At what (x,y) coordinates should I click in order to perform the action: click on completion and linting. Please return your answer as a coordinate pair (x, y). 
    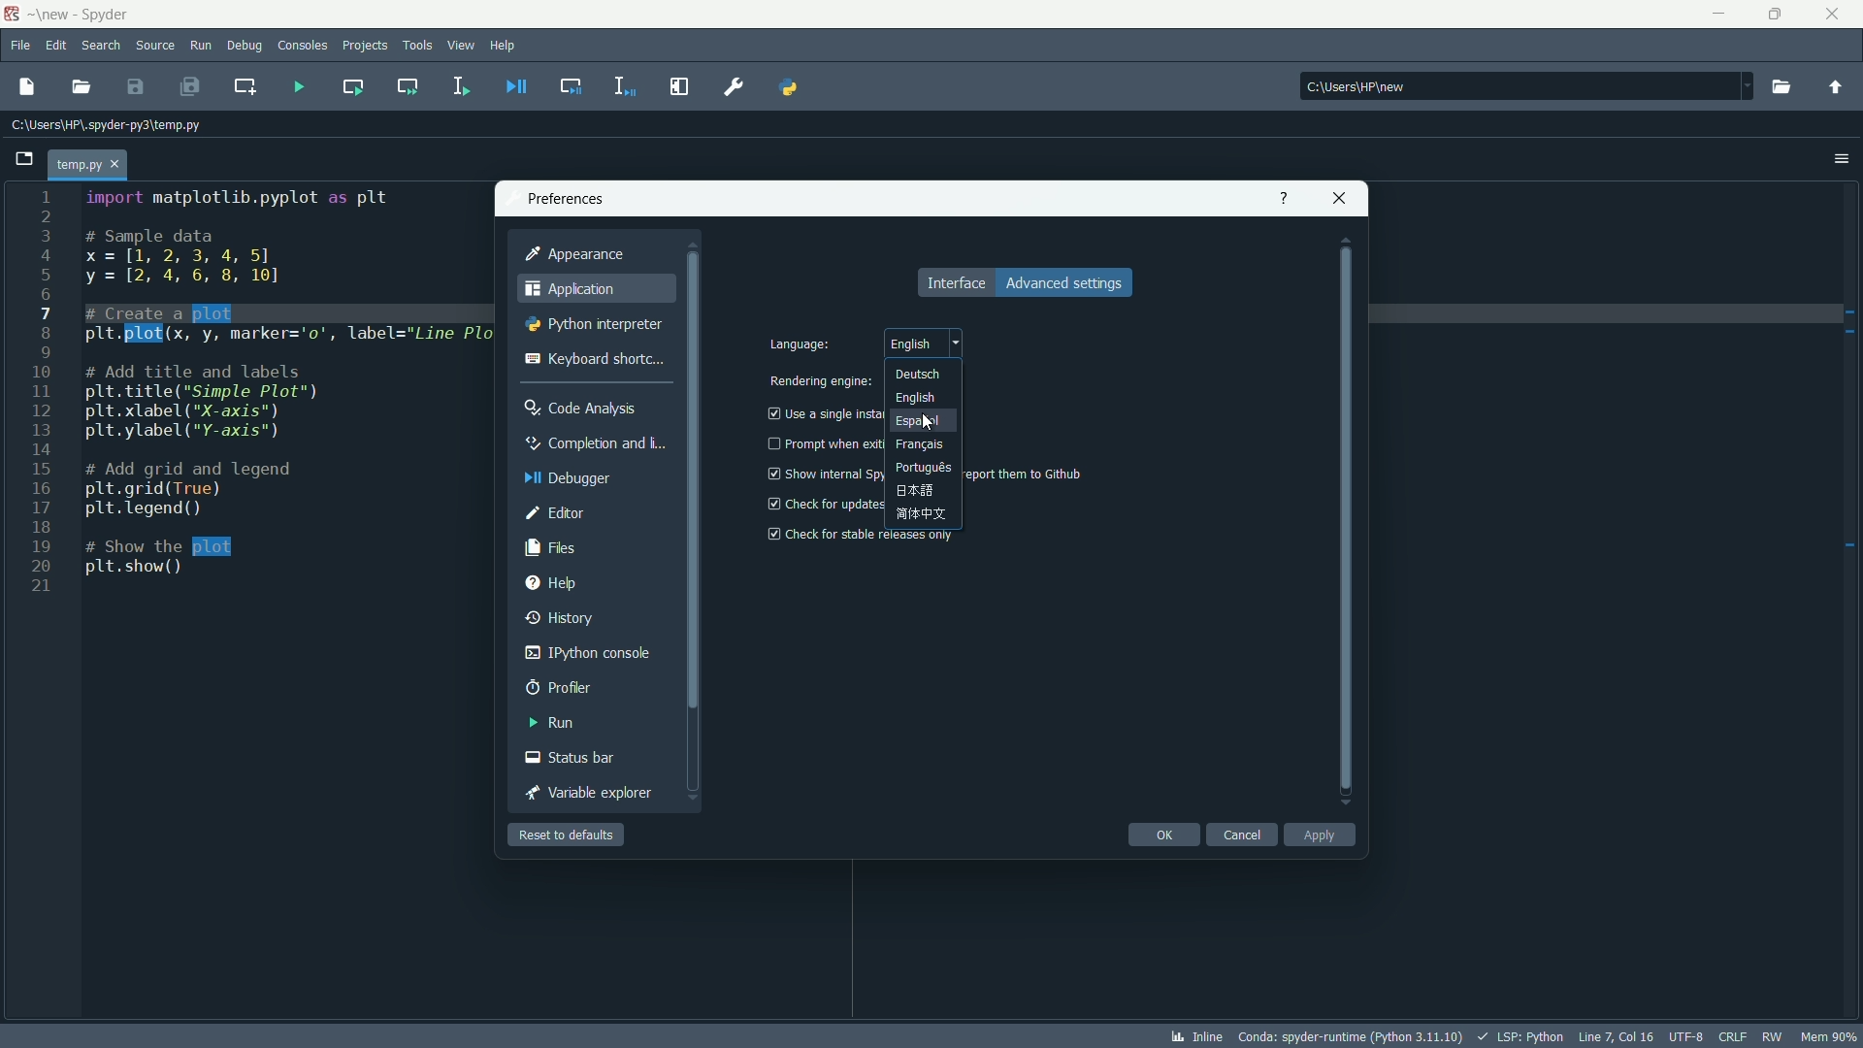
    Looking at the image, I should click on (596, 442).